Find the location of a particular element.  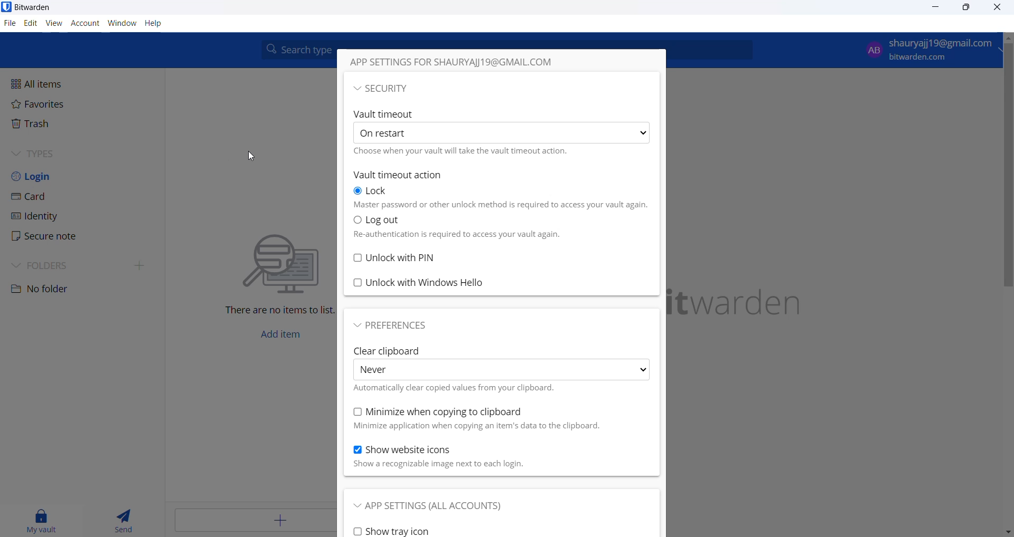

scrollbar is located at coordinates (1008, 167).